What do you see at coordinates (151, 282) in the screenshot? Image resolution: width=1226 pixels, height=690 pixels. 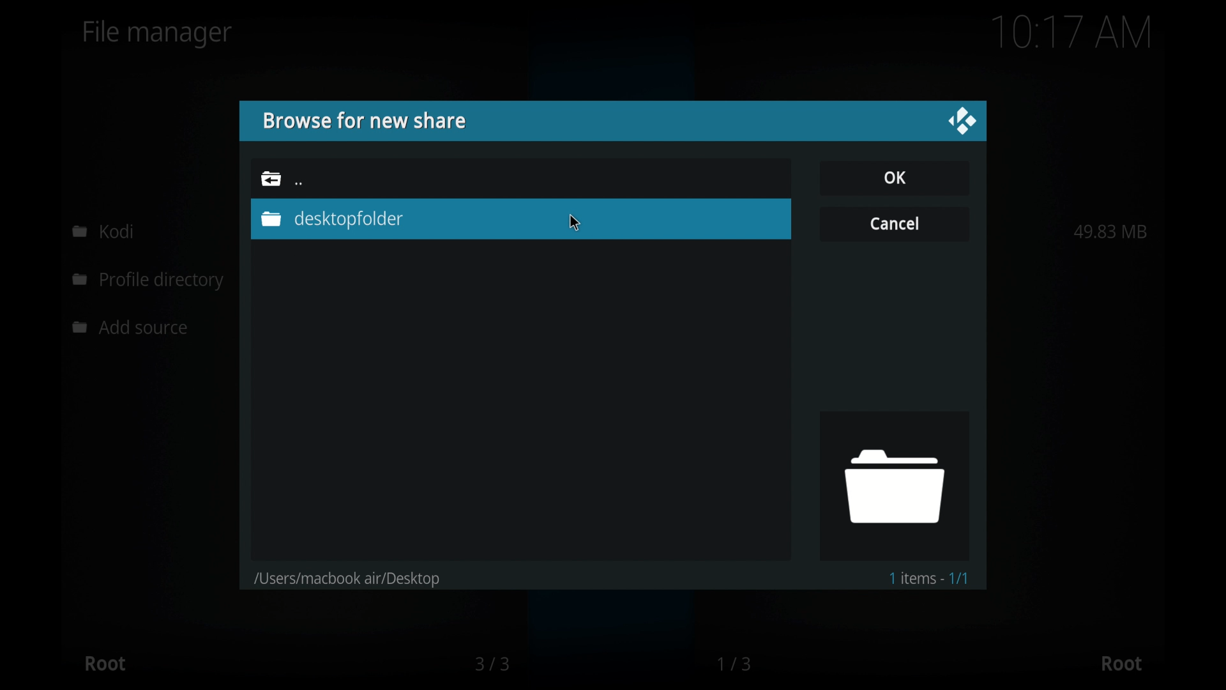 I see `profile directory` at bounding box center [151, 282].